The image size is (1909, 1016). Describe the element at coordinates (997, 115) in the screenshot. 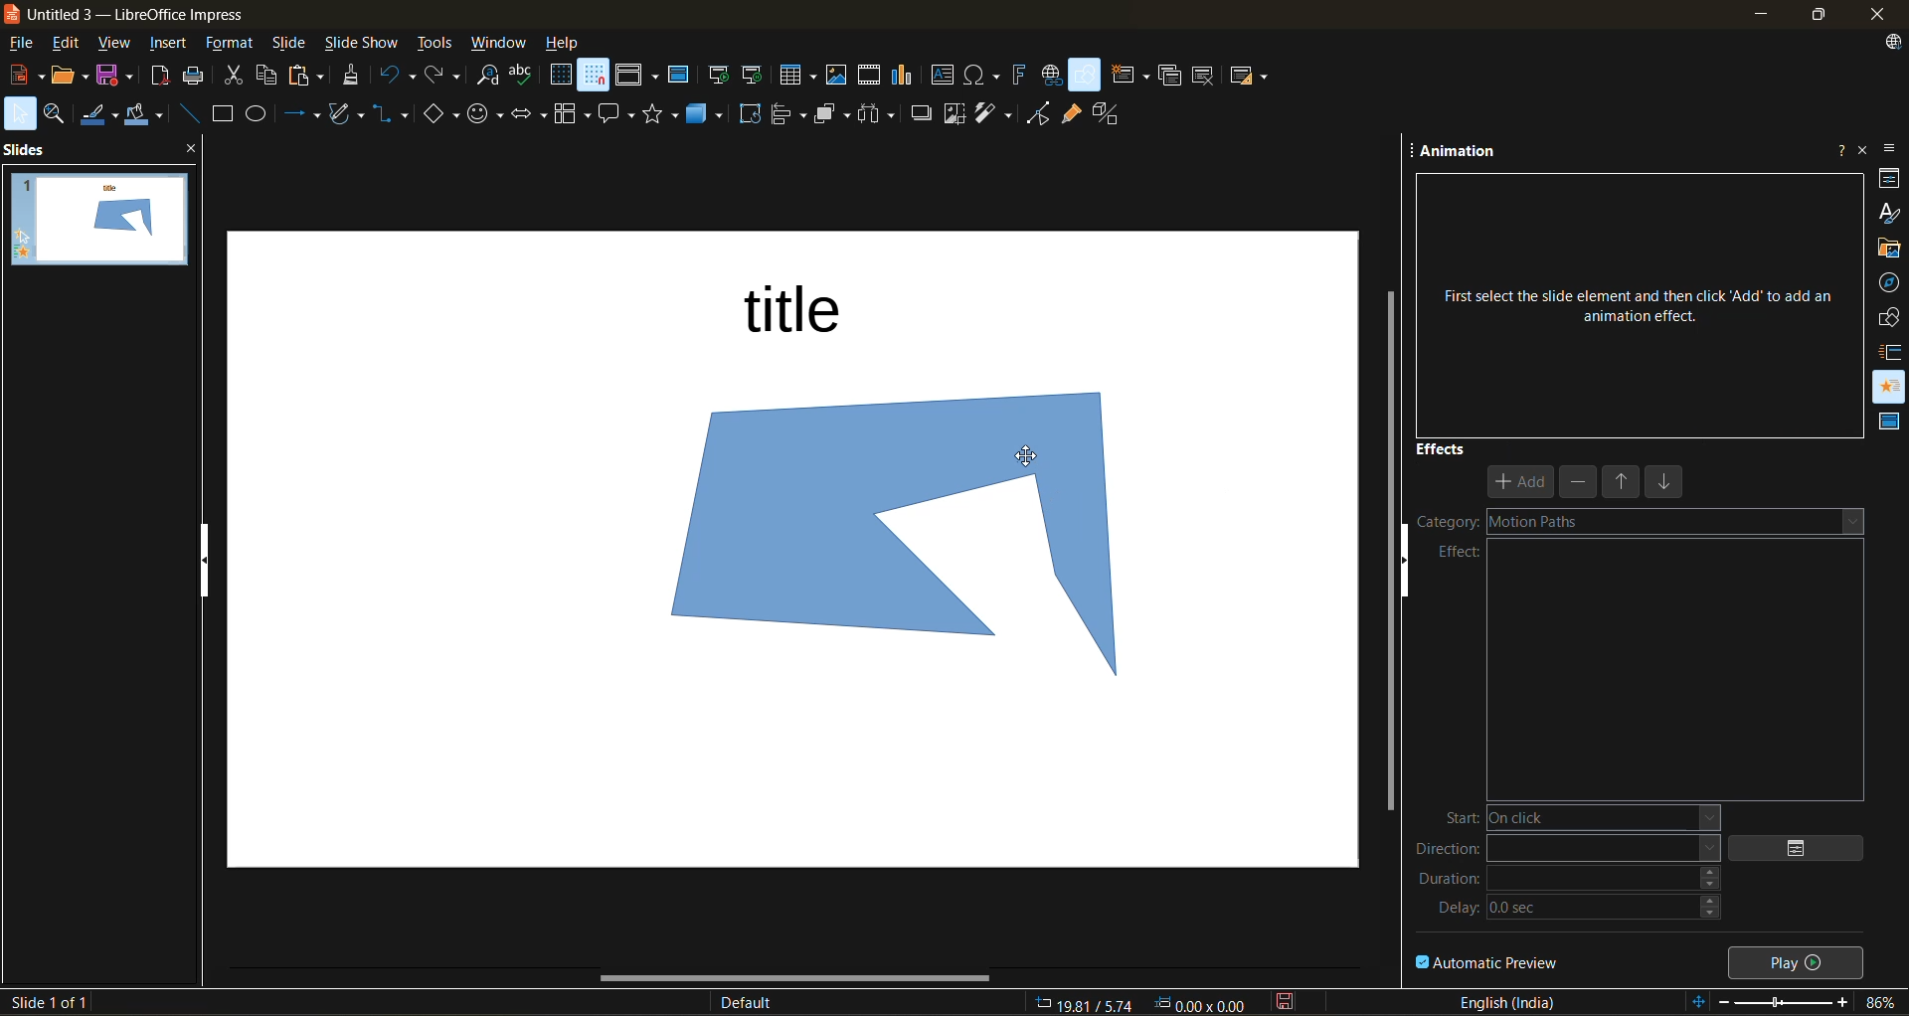

I see `filter` at that location.